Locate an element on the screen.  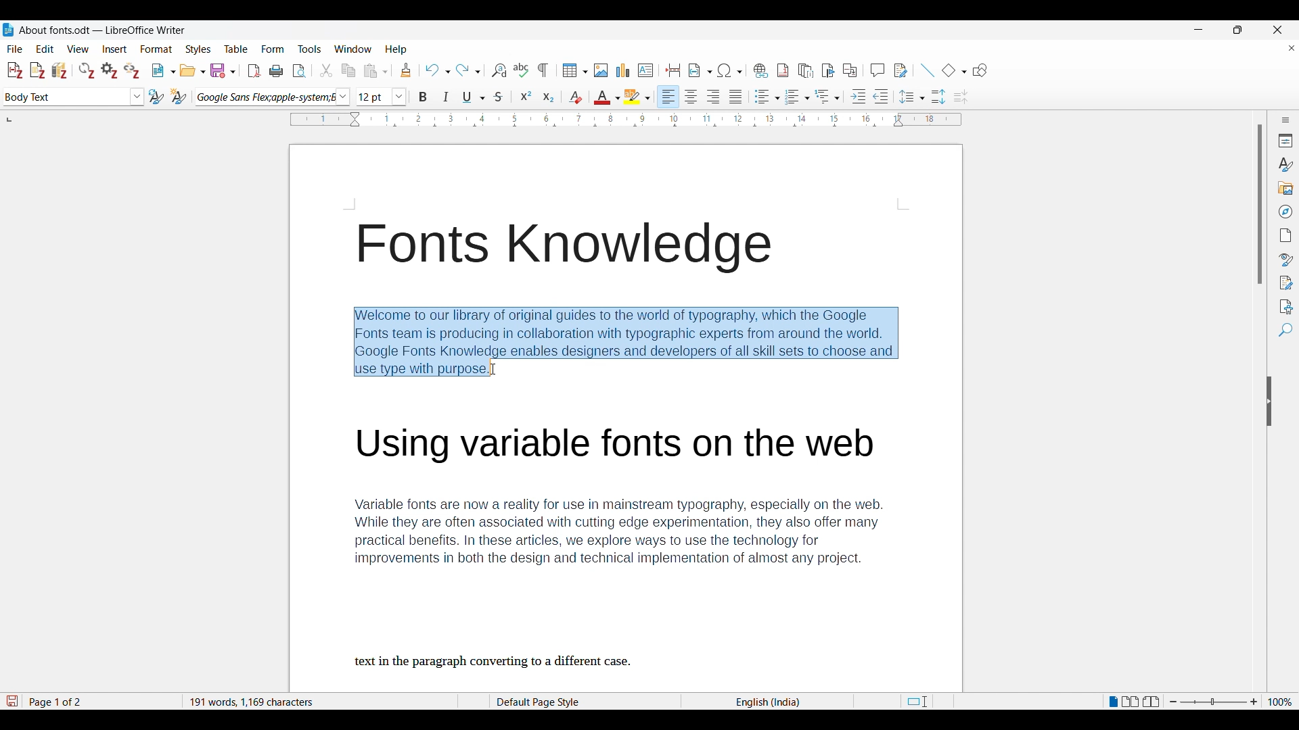
Words and character count is located at coordinates (316, 701).